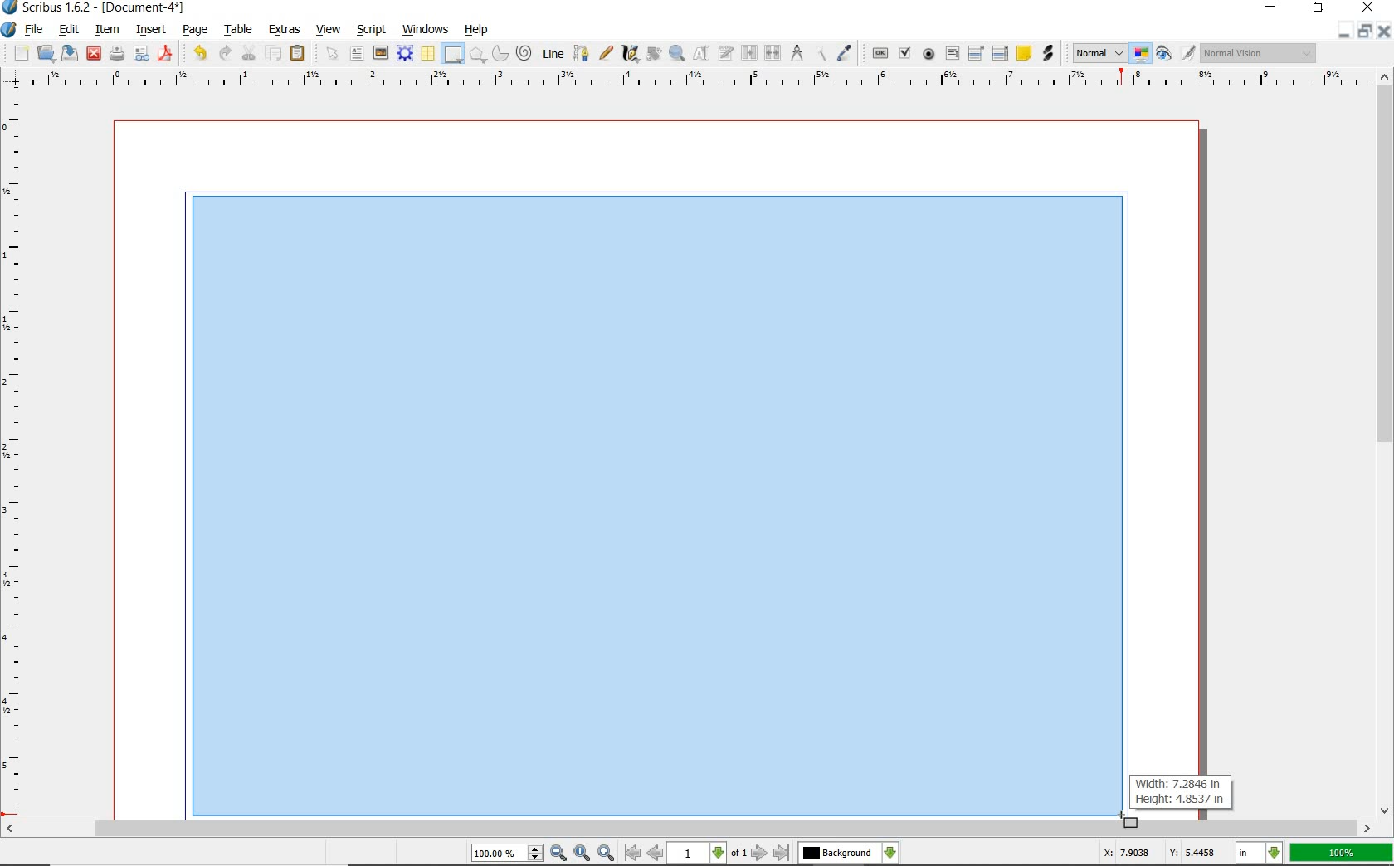  Describe the element at coordinates (877, 52) in the screenshot. I see `pdf push button` at that location.